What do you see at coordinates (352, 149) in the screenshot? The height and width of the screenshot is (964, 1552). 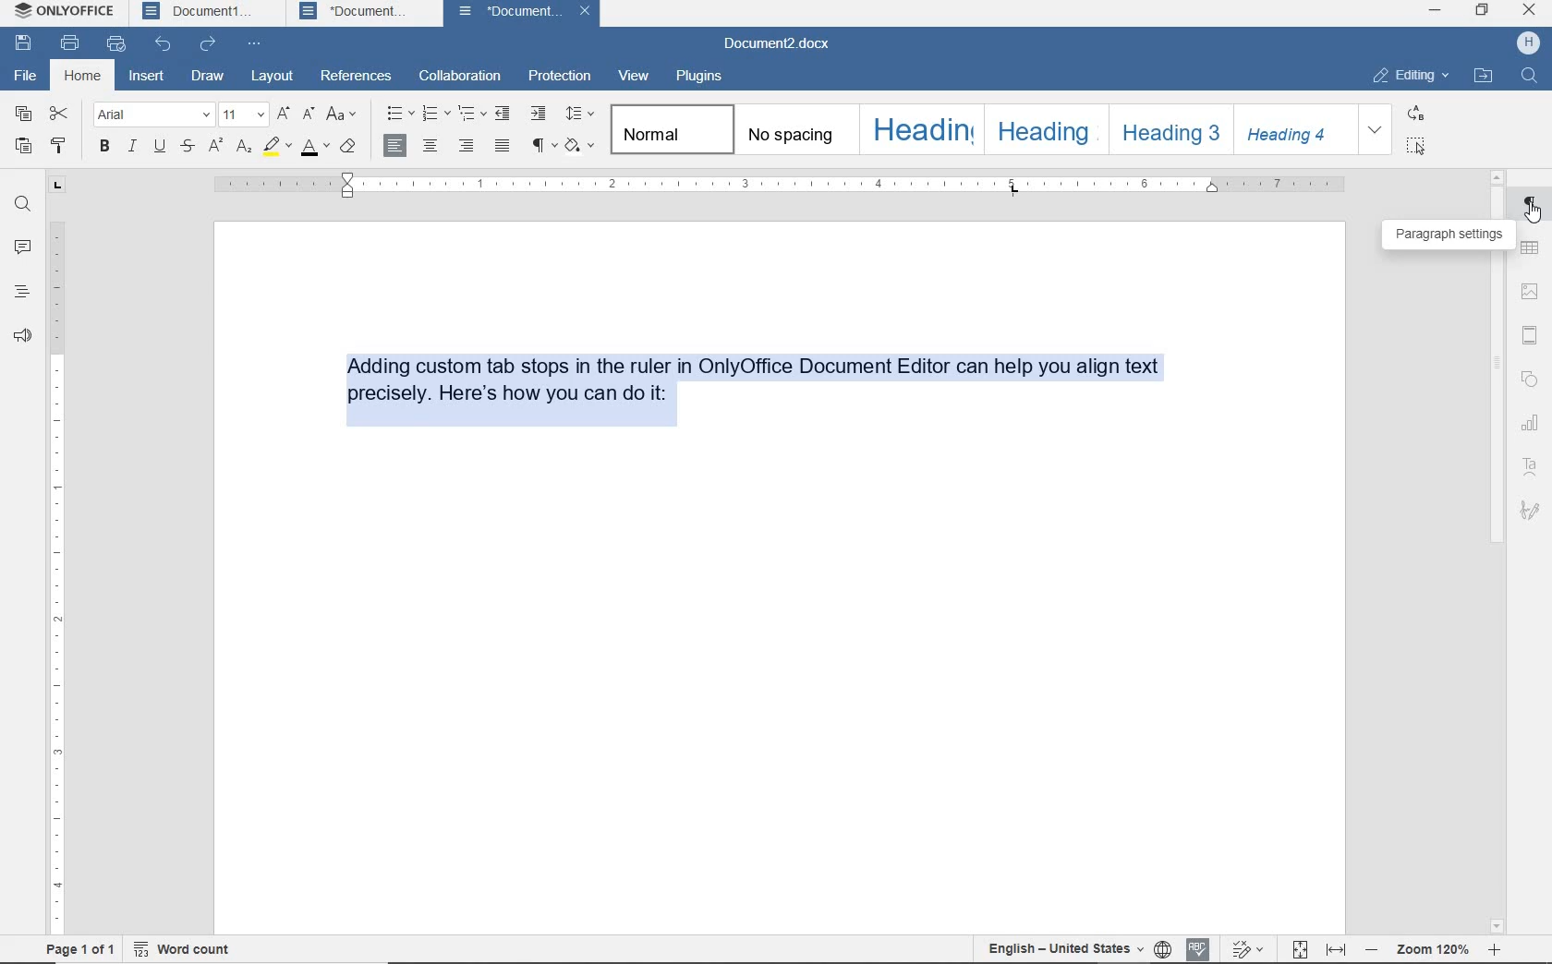 I see `clear style` at bounding box center [352, 149].